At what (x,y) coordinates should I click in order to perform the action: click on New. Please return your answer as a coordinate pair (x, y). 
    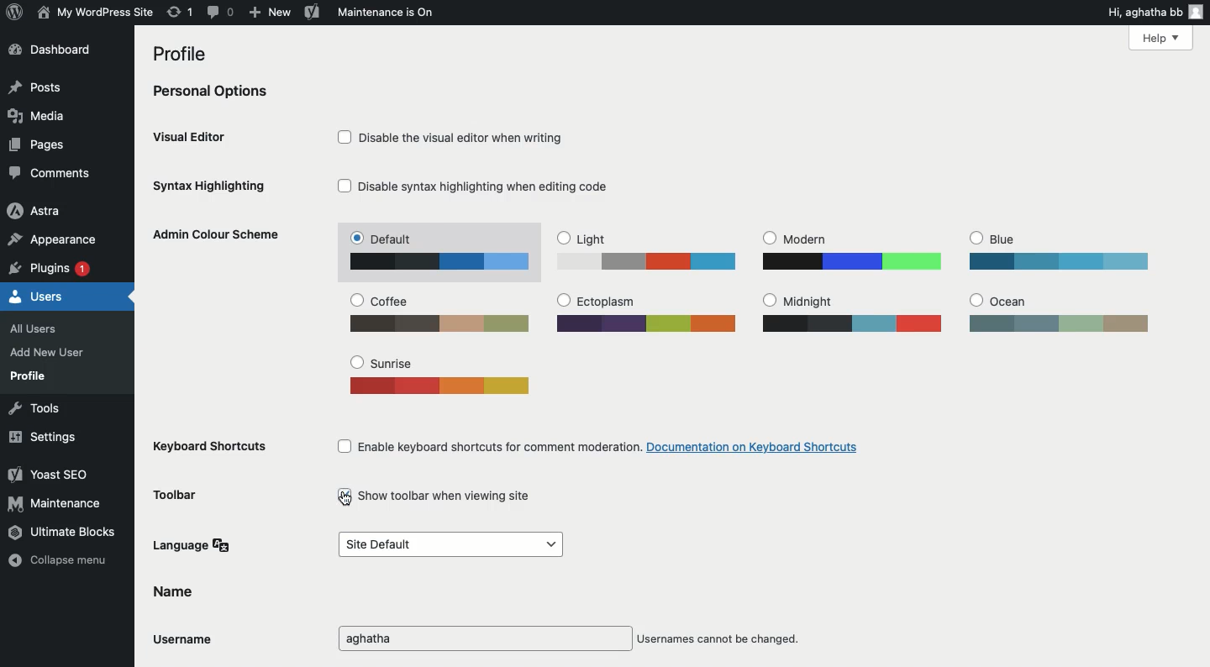
    Looking at the image, I should click on (271, 13).